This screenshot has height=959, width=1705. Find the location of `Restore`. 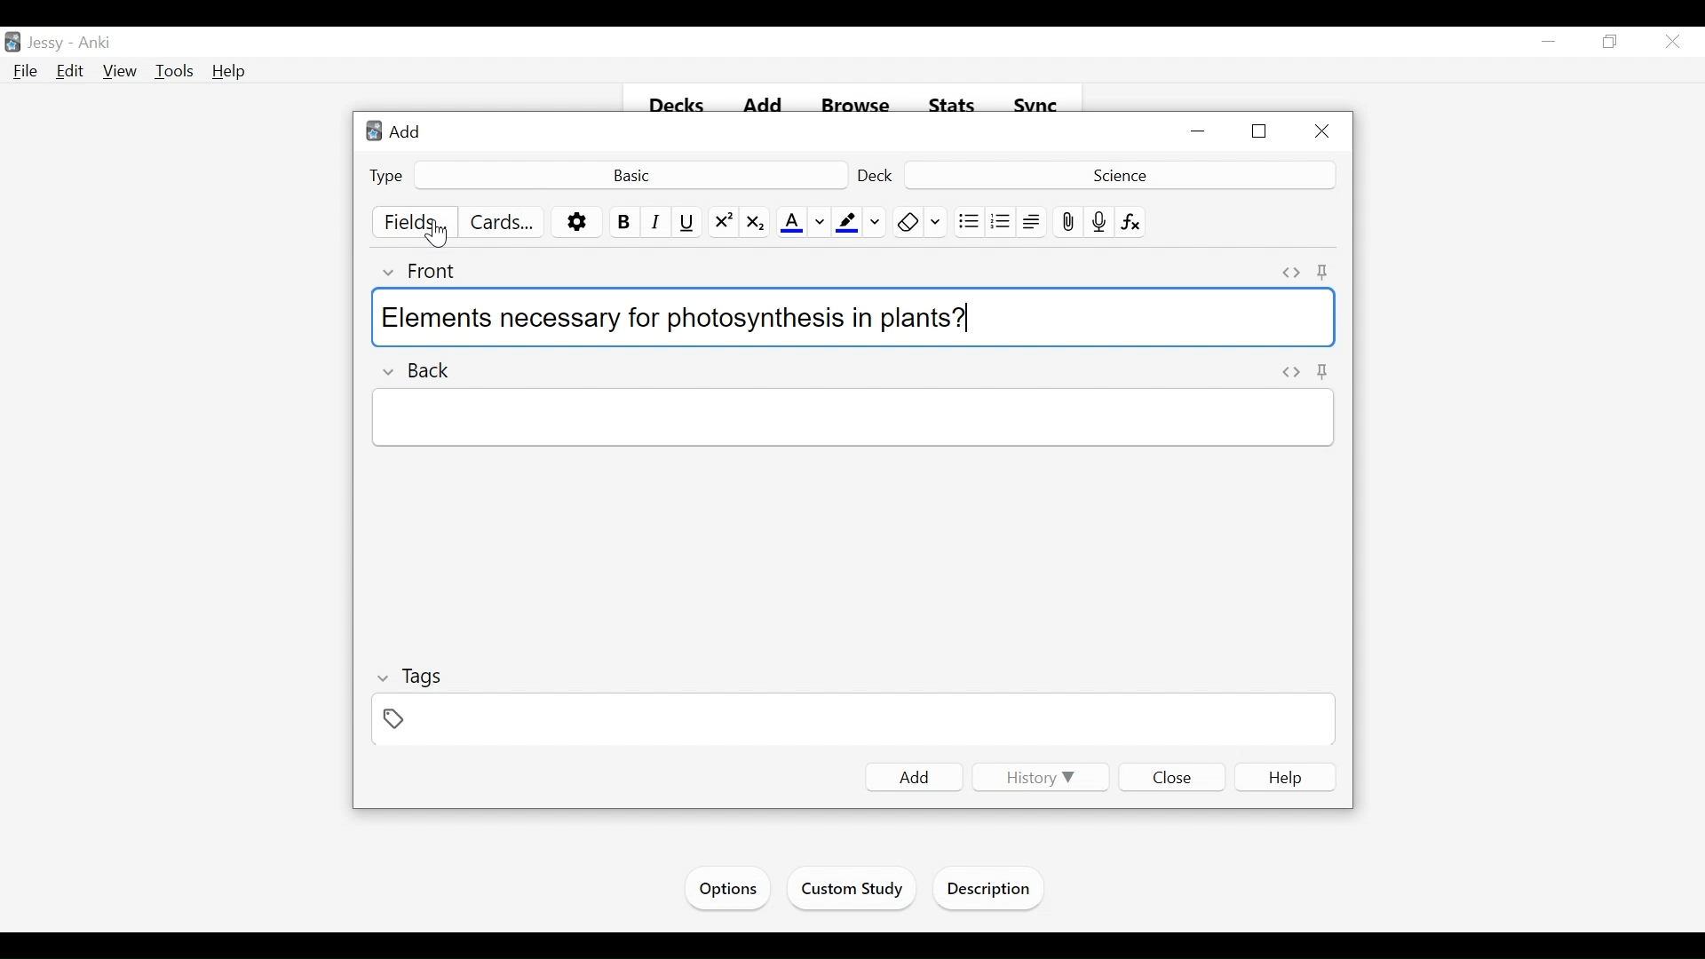

Restore is located at coordinates (1261, 132).